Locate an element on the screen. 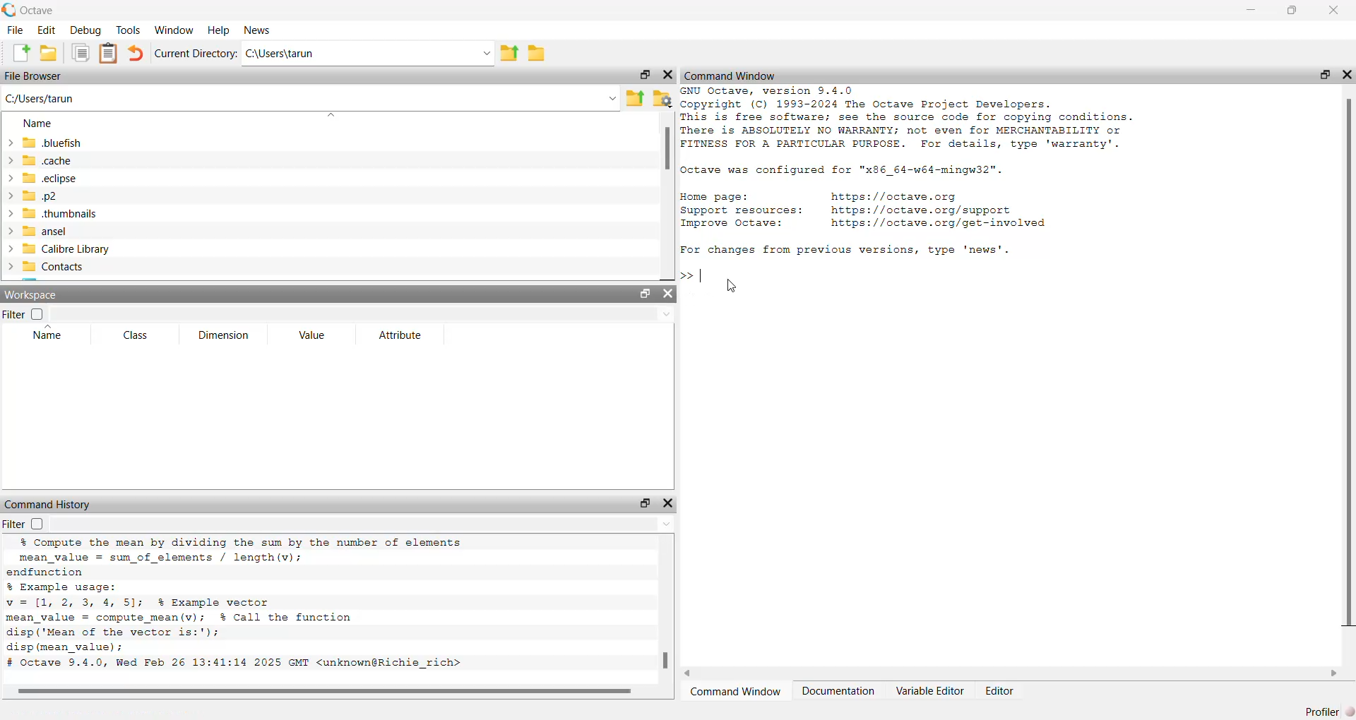 The width and height of the screenshot is (1356, 720). add file is located at coordinates (20, 53).